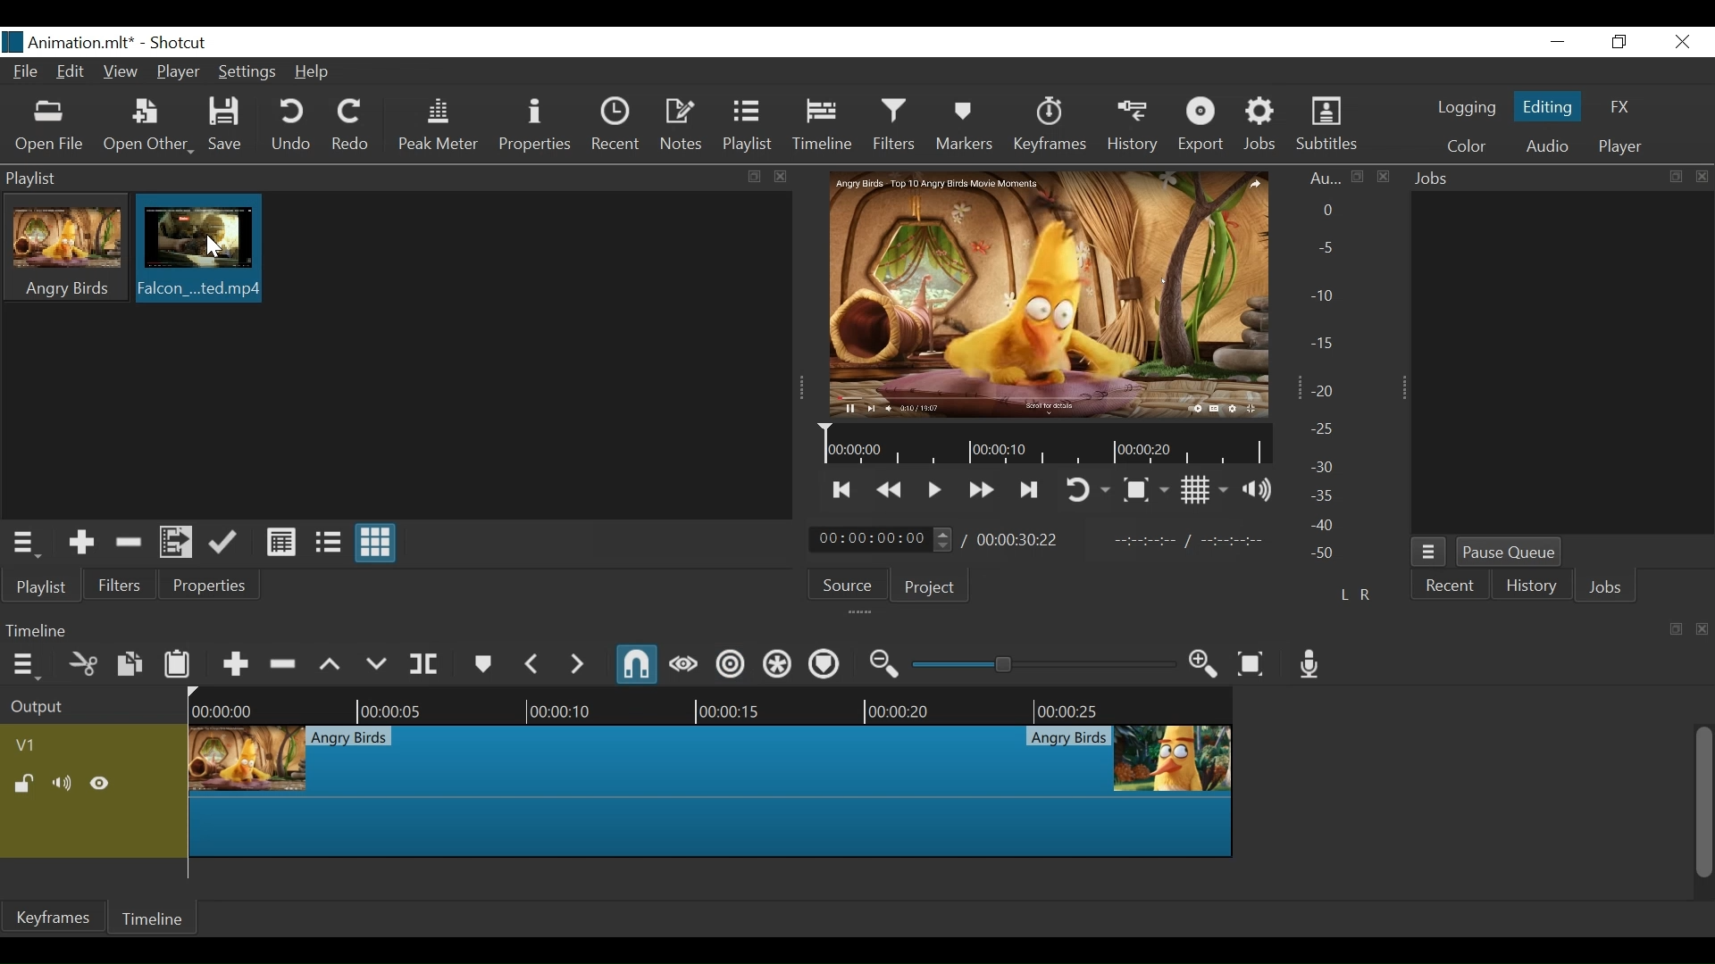 Image resolution: width=1715 pixels, height=964 pixels. I want to click on Keyframes, so click(1050, 127).